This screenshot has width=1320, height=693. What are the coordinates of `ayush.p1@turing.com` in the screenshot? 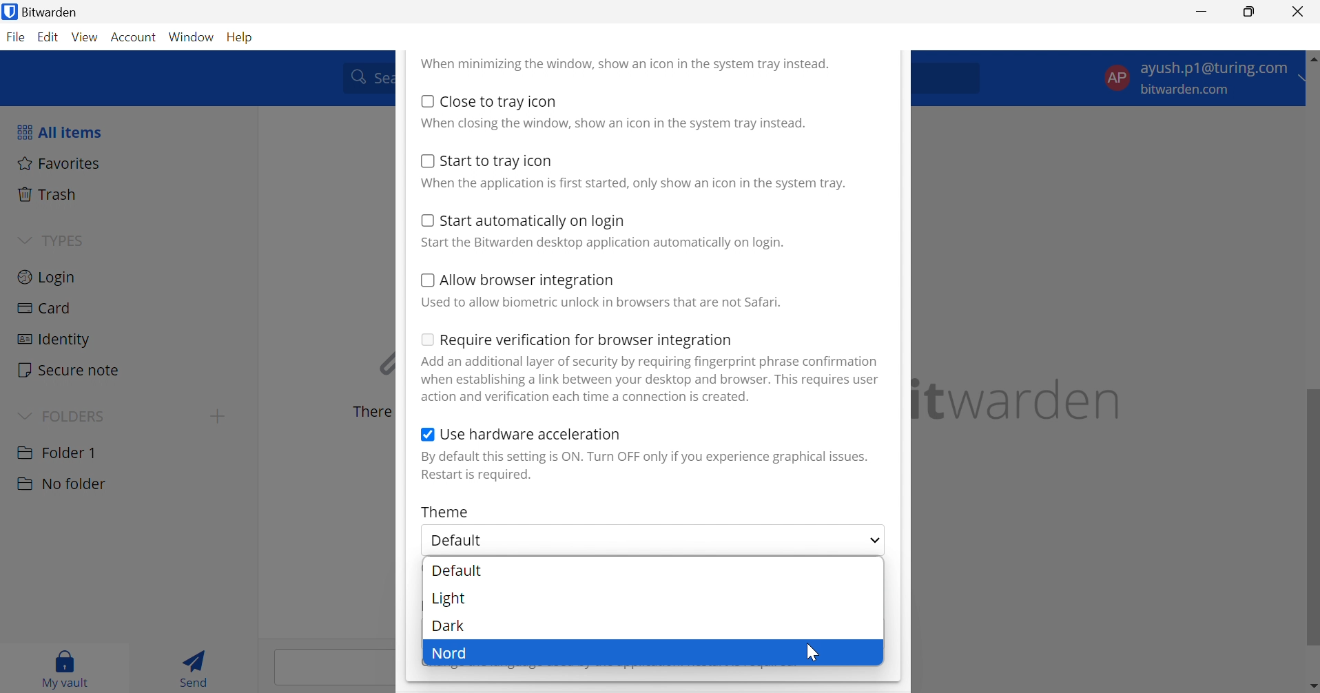 It's located at (1213, 70).